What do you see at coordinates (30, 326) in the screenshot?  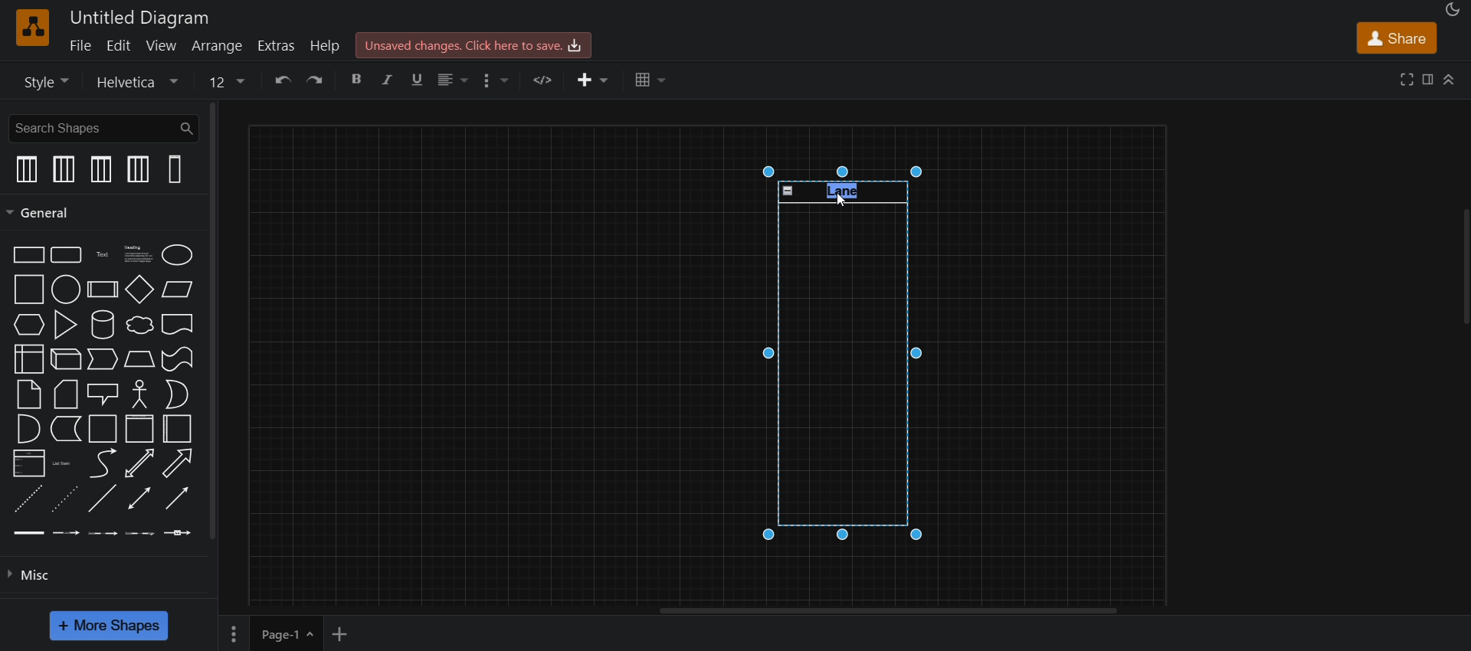 I see `hexagon` at bounding box center [30, 326].